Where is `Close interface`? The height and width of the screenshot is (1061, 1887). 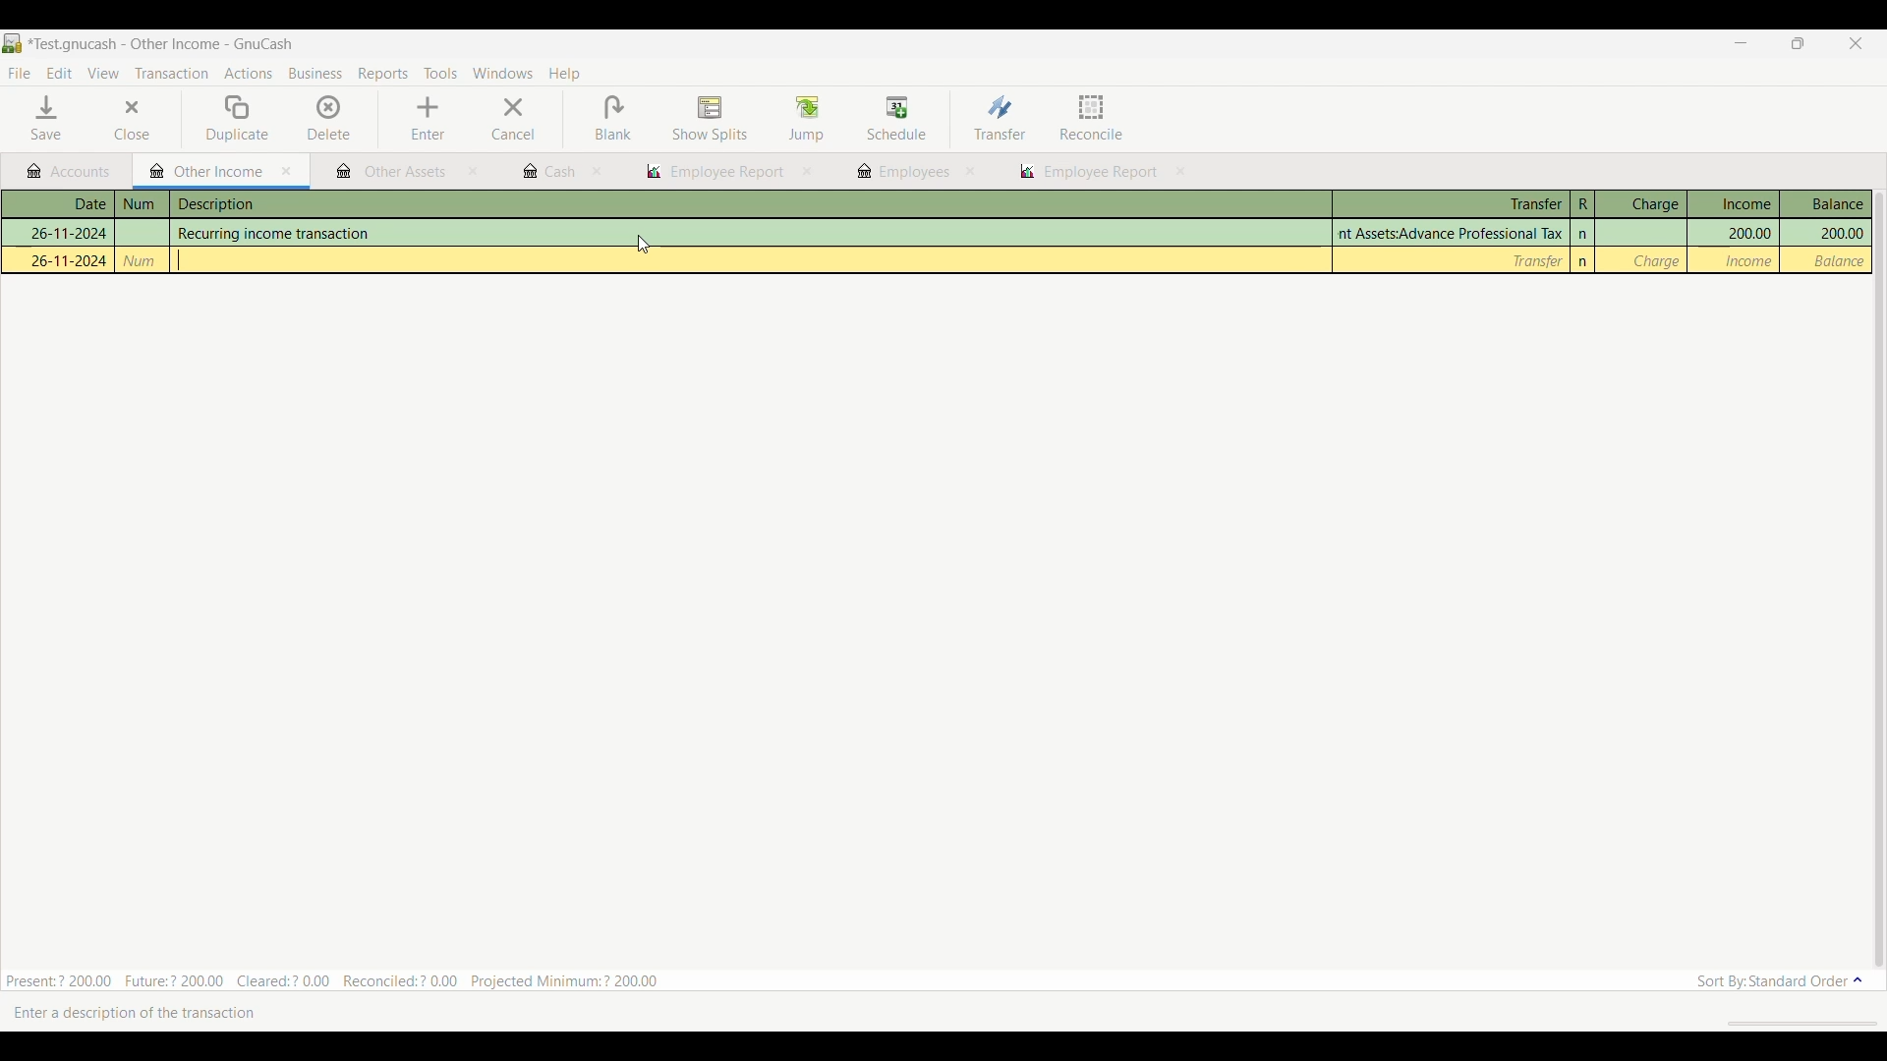 Close interface is located at coordinates (1853, 45).